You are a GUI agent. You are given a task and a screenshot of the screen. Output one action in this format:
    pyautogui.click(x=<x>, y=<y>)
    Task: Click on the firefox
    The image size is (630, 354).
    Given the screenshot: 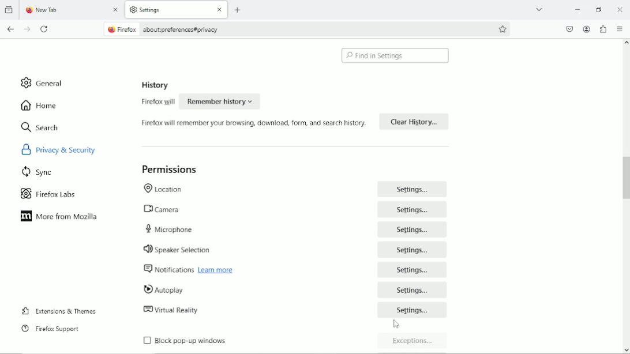 What is the action you would take?
    pyautogui.click(x=129, y=30)
    